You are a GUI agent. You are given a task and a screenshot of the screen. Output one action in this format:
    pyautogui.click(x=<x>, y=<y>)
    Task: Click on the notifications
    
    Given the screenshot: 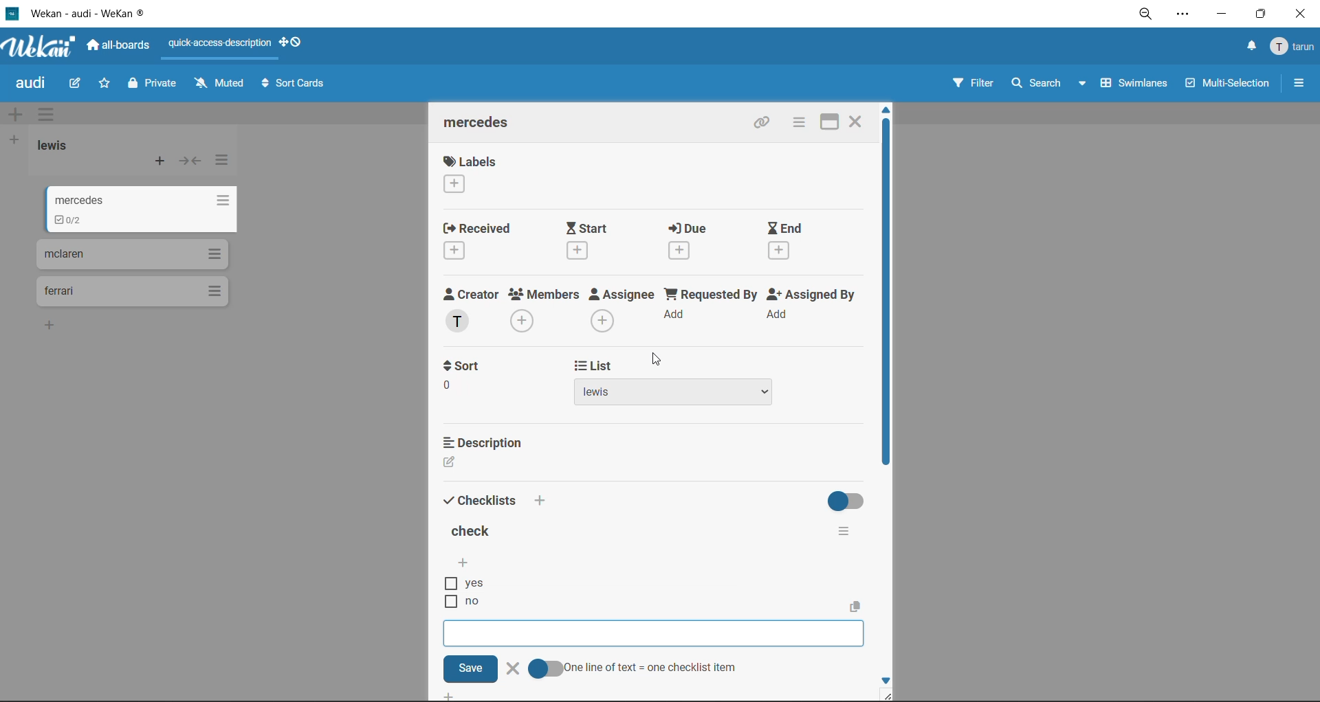 What is the action you would take?
    pyautogui.click(x=1248, y=46)
    